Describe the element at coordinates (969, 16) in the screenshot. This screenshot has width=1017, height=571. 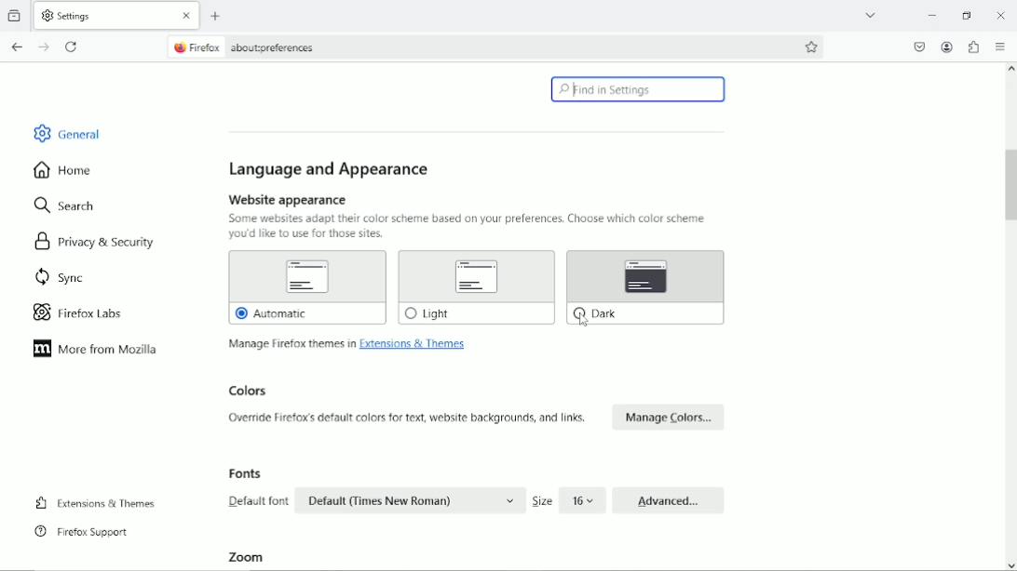
I see `restore down` at that location.